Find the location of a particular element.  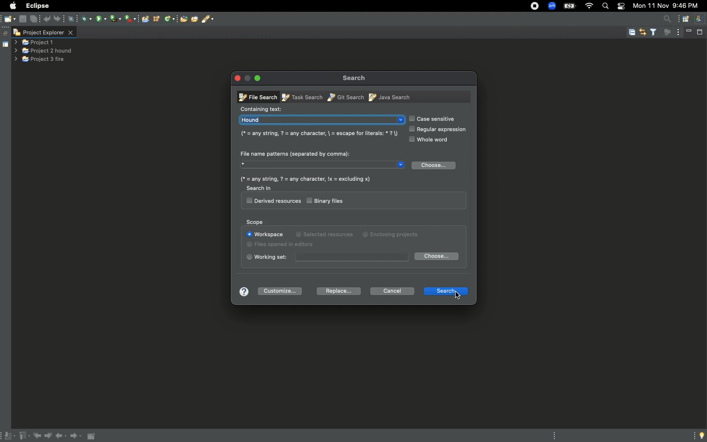

access commands and other items is located at coordinates (669, 19).